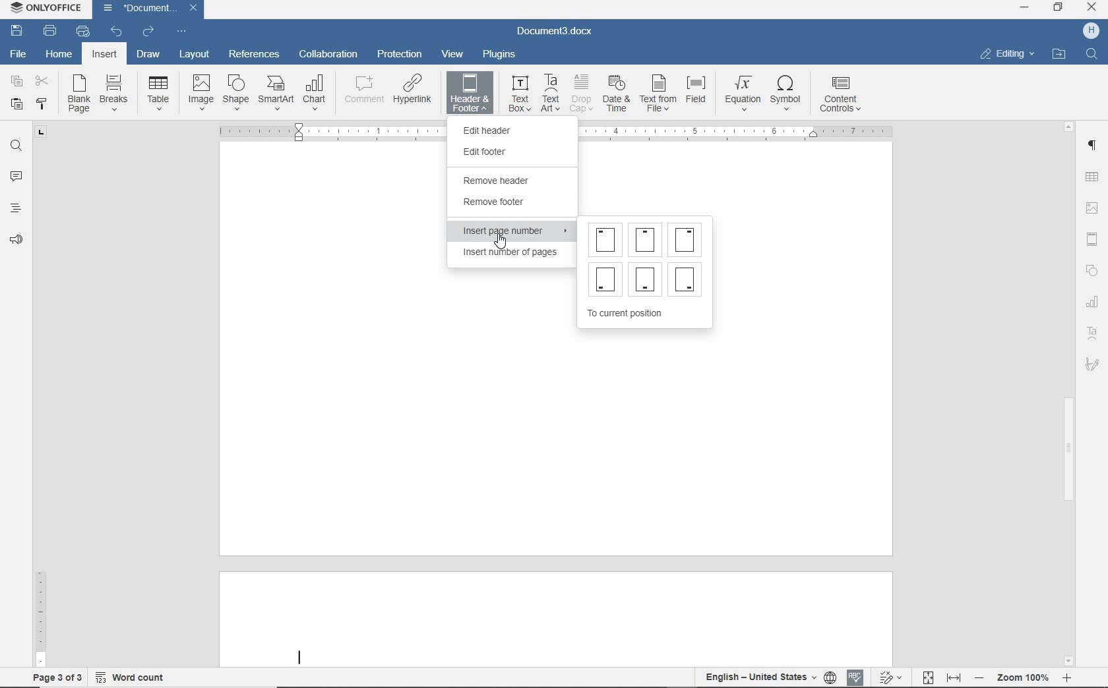  Describe the element at coordinates (191, 55) in the screenshot. I see `LAYOUT` at that location.